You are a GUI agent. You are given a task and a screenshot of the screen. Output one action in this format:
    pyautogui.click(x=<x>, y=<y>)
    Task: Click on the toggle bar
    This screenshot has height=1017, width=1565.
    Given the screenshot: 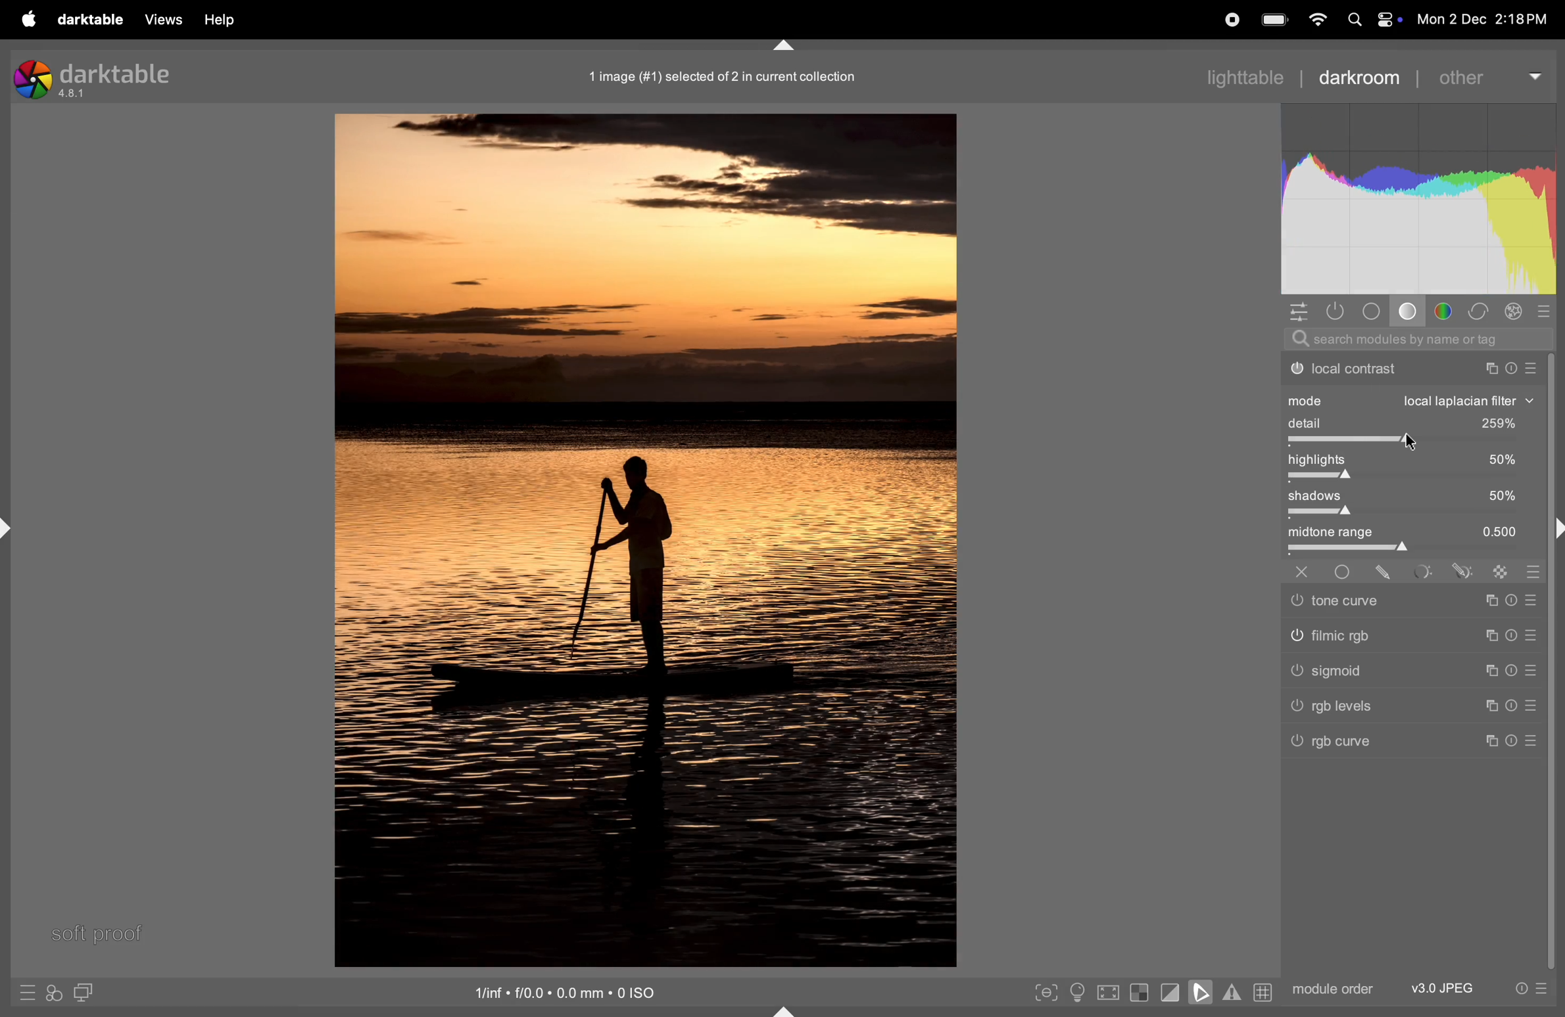 What is the action you would take?
    pyautogui.click(x=1409, y=514)
    